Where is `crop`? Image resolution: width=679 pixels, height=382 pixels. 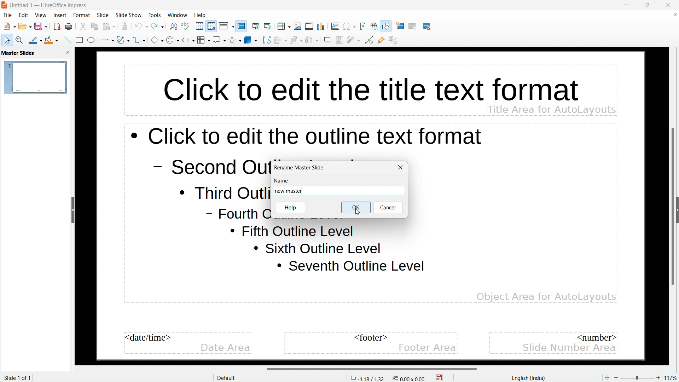 crop is located at coordinates (340, 40).